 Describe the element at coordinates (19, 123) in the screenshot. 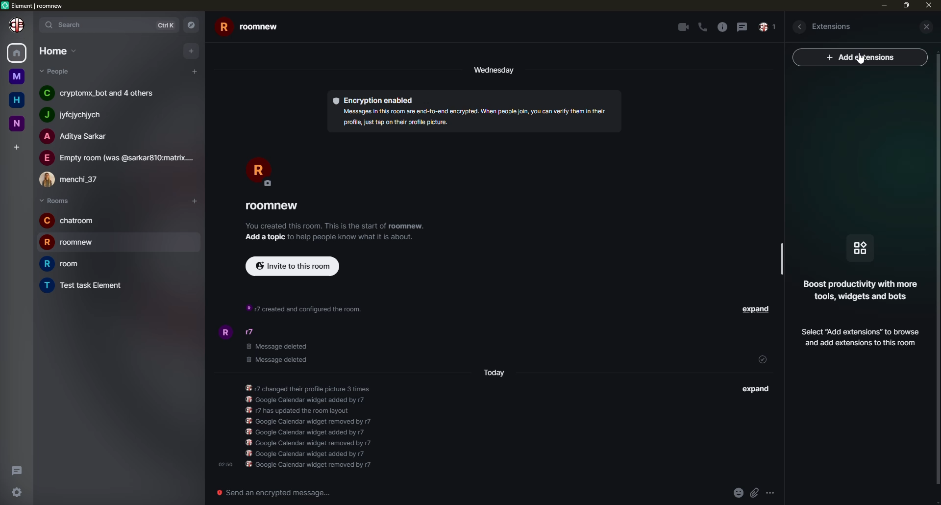

I see `room` at that location.